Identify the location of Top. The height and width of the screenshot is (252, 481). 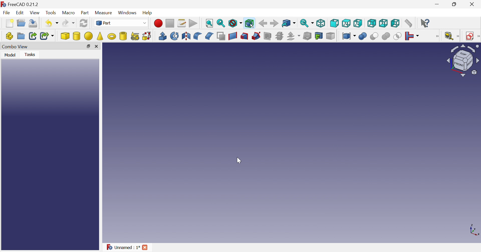
(347, 23).